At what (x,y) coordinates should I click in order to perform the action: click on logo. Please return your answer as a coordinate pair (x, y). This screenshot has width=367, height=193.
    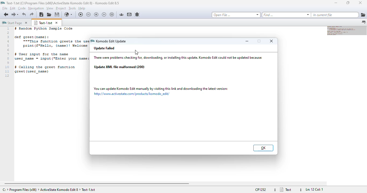
    Looking at the image, I should click on (3, 3).